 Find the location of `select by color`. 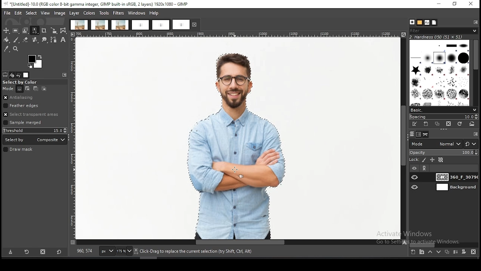

select by color is located at coordinates (22, 82).